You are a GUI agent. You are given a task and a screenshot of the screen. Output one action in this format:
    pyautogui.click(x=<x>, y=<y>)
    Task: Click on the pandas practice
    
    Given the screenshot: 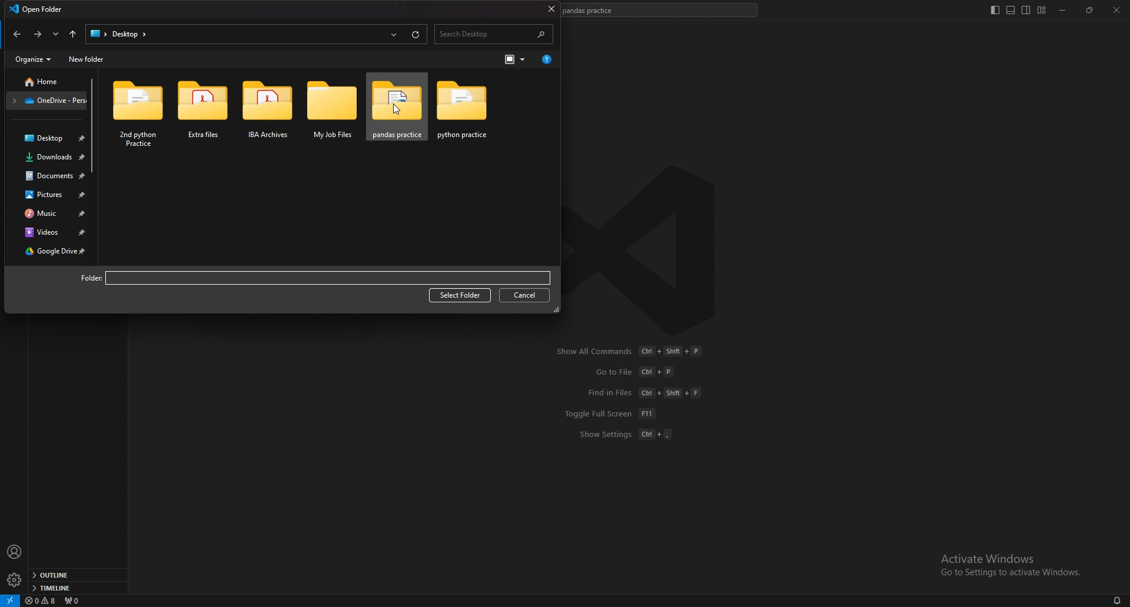 What is the action you would take?
    pyautogui.click(x=400, y=108)
    